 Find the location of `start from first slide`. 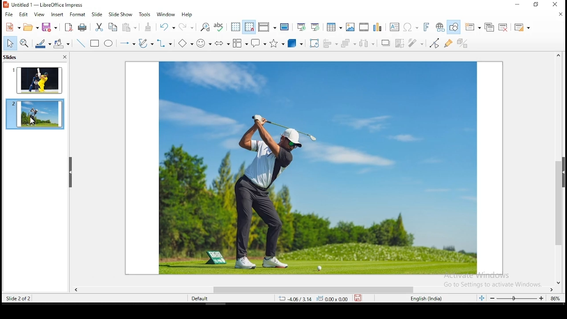

start from first slide is located at coordinates (302, 27).